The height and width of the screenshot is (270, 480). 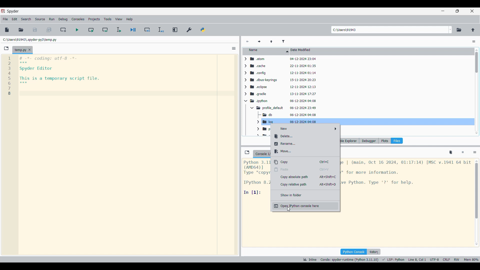 I want to click on Run current cell, so click(x=91, y=29).